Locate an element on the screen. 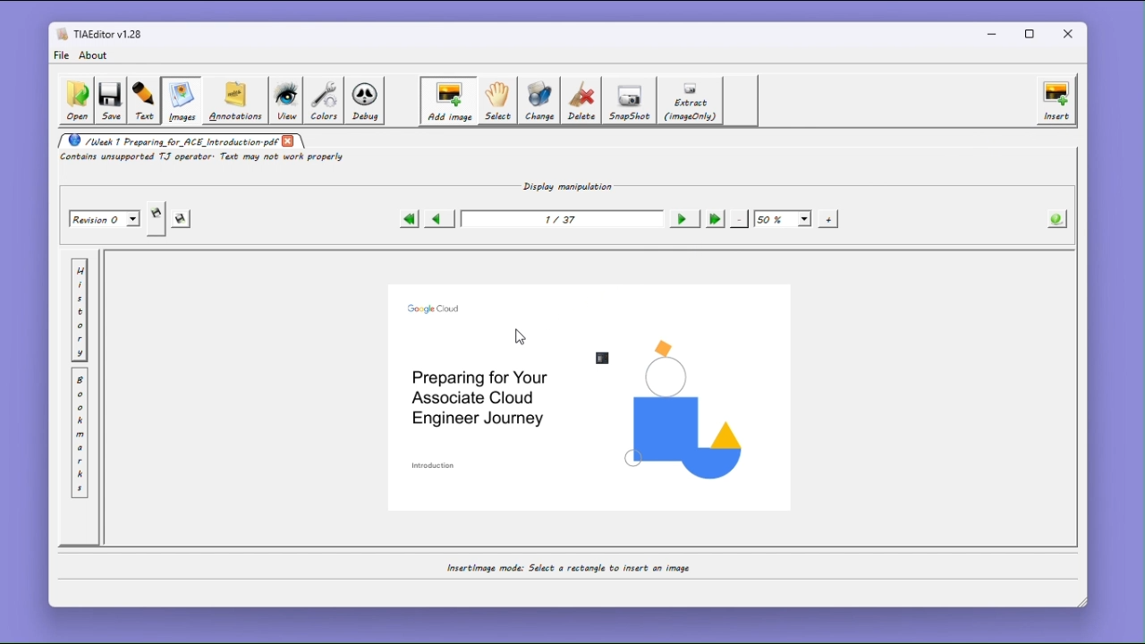  1/37 is located at coordinates (559, 220).